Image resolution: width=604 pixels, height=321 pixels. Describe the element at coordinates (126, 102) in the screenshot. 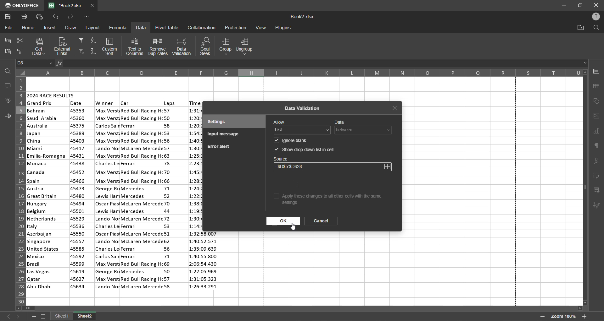

I see `car` at that location.